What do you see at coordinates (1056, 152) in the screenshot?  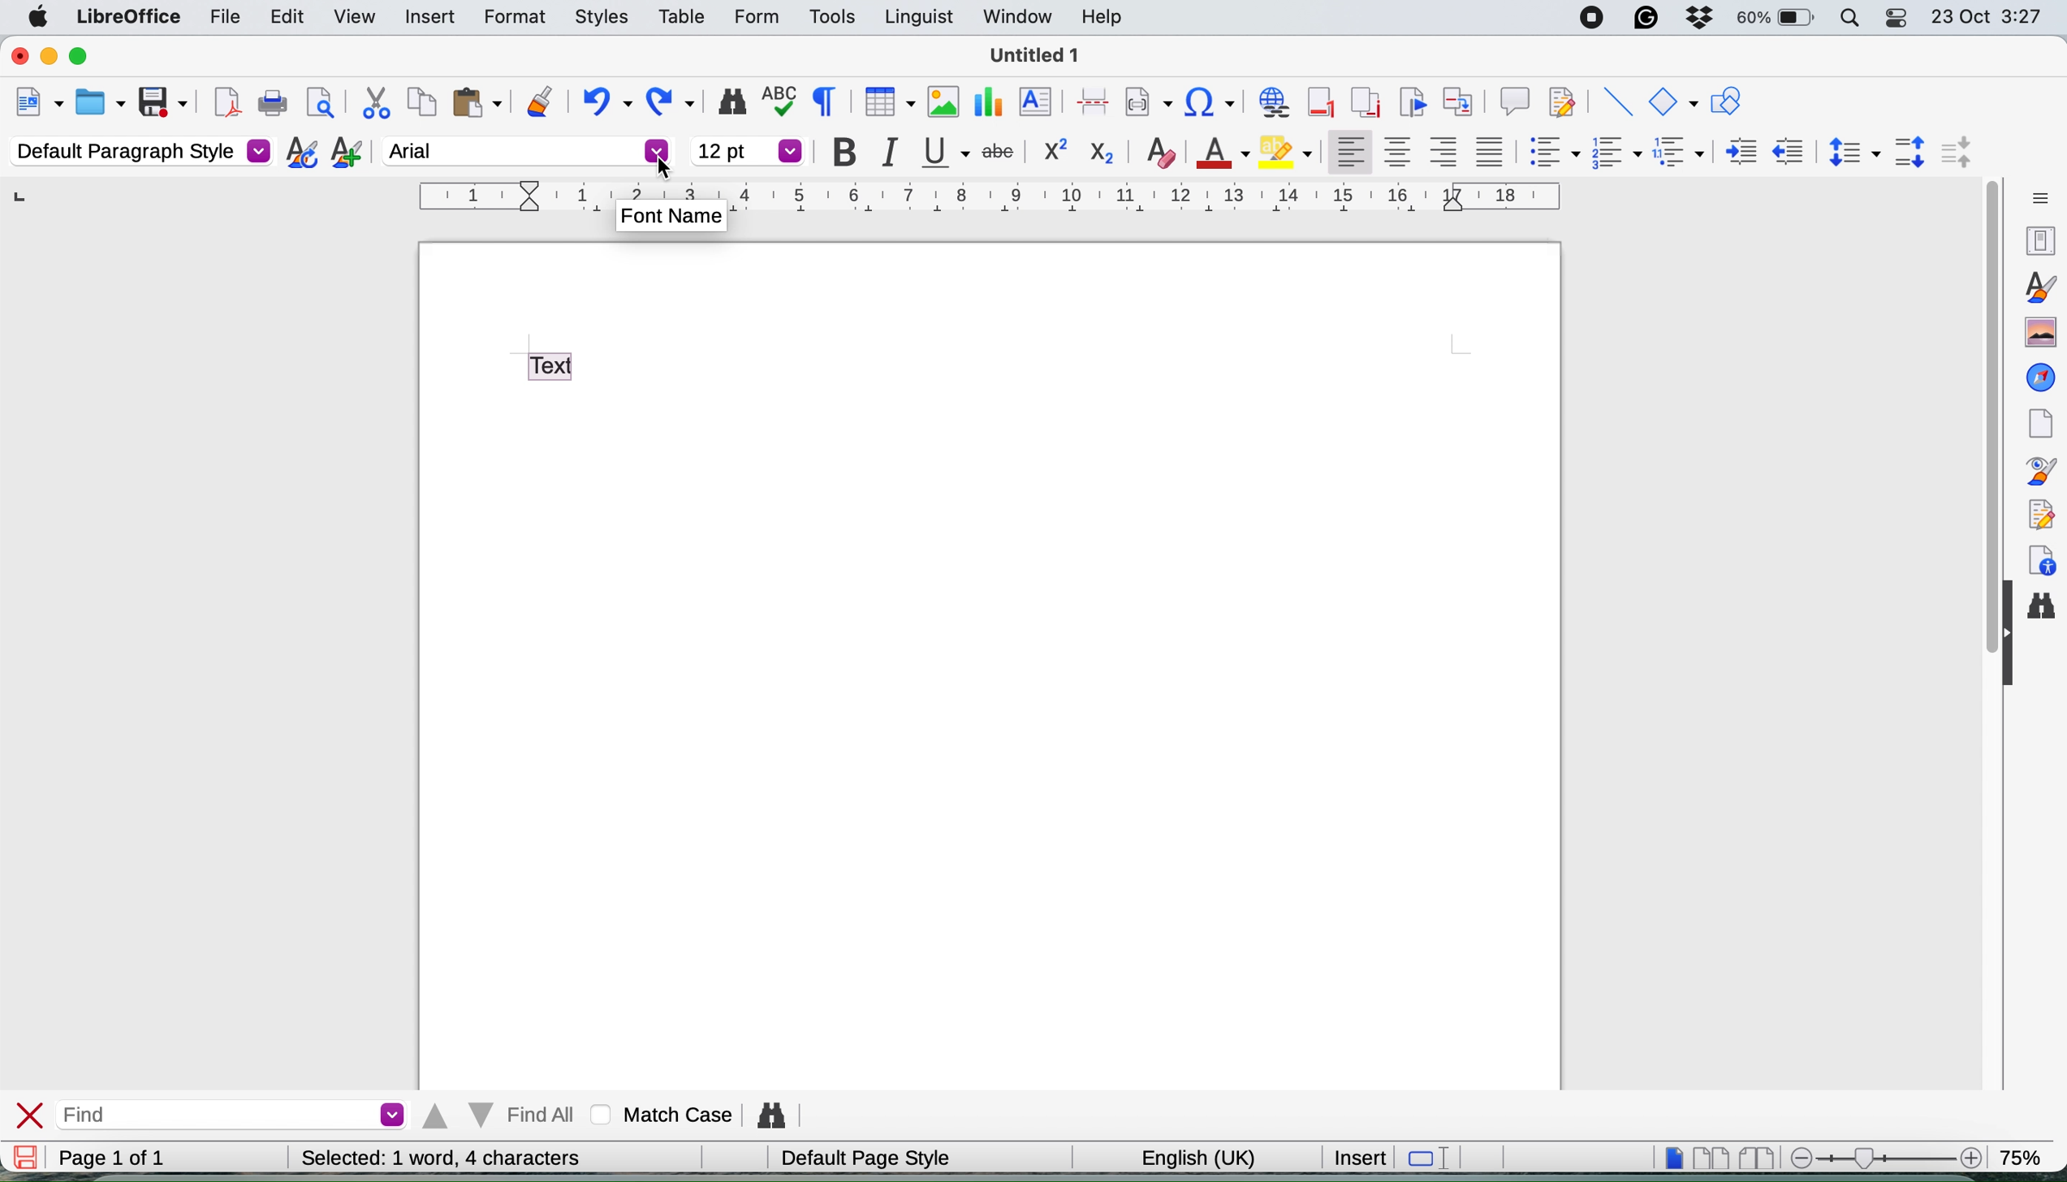 I see `superscrpit` at bounding box center [1056, 152].